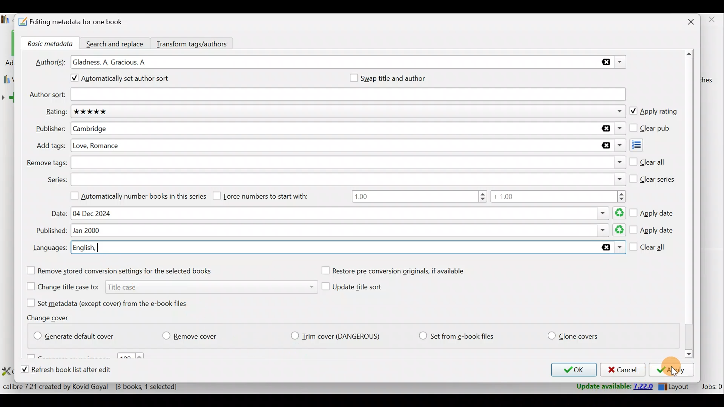  I want to click on Clear all, so click(647, 161).